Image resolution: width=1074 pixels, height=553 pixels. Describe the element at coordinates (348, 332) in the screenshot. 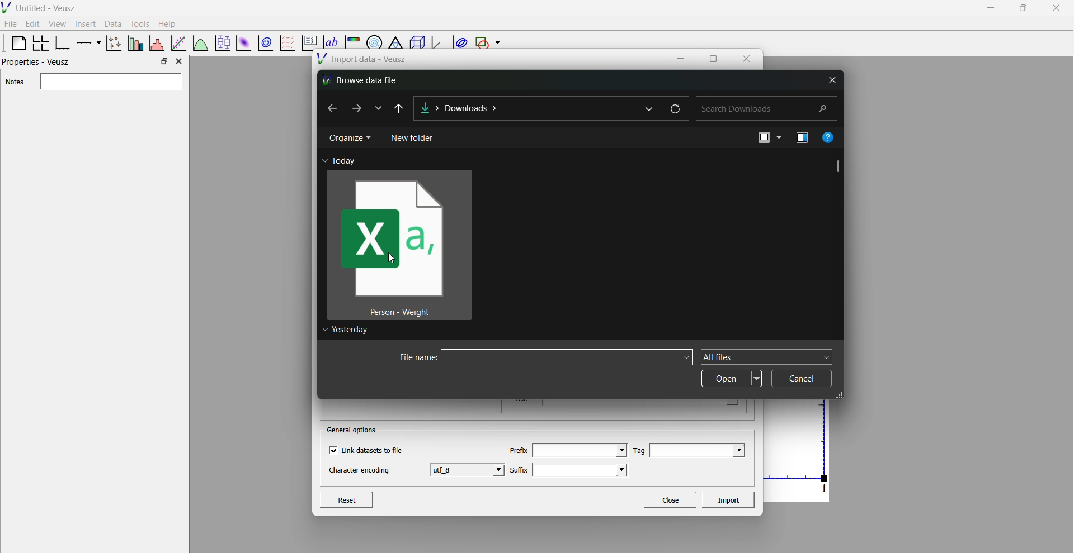

I see `yESTERDAY` at that location.